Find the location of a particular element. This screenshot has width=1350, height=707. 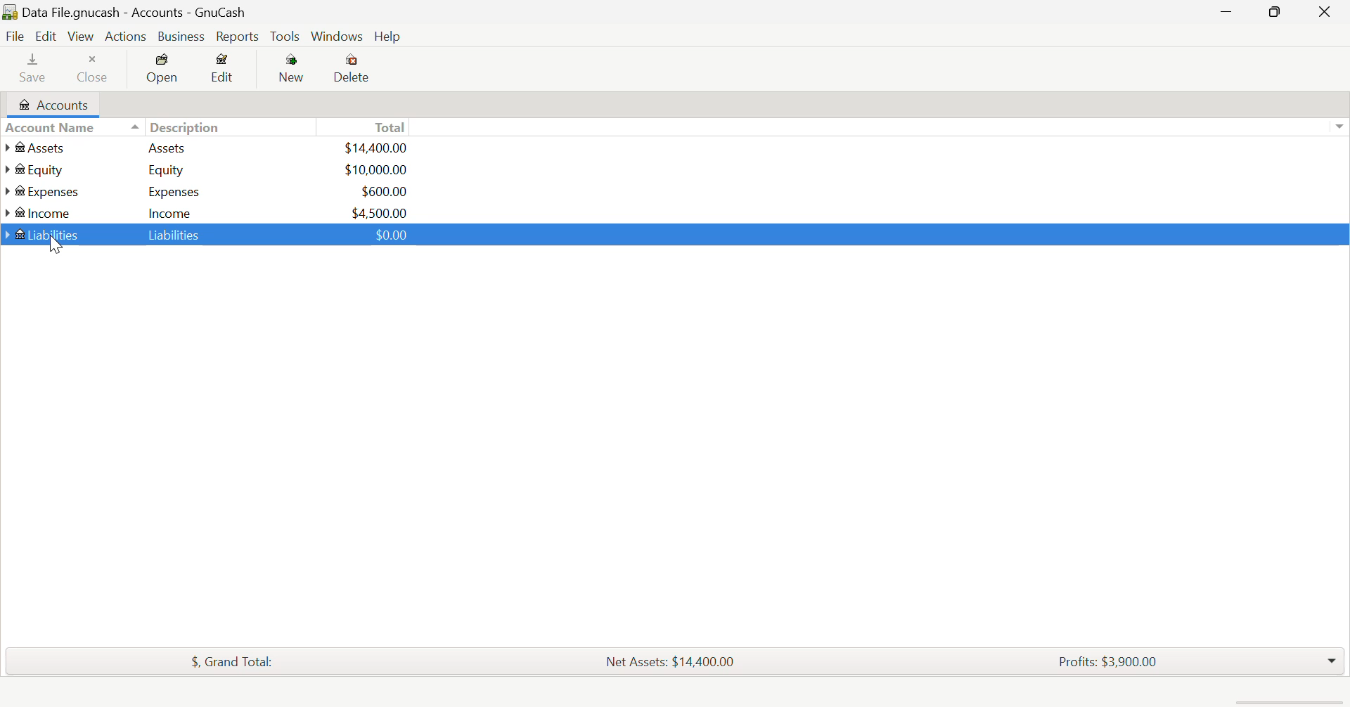

Description is located at coordinates (176, 126).